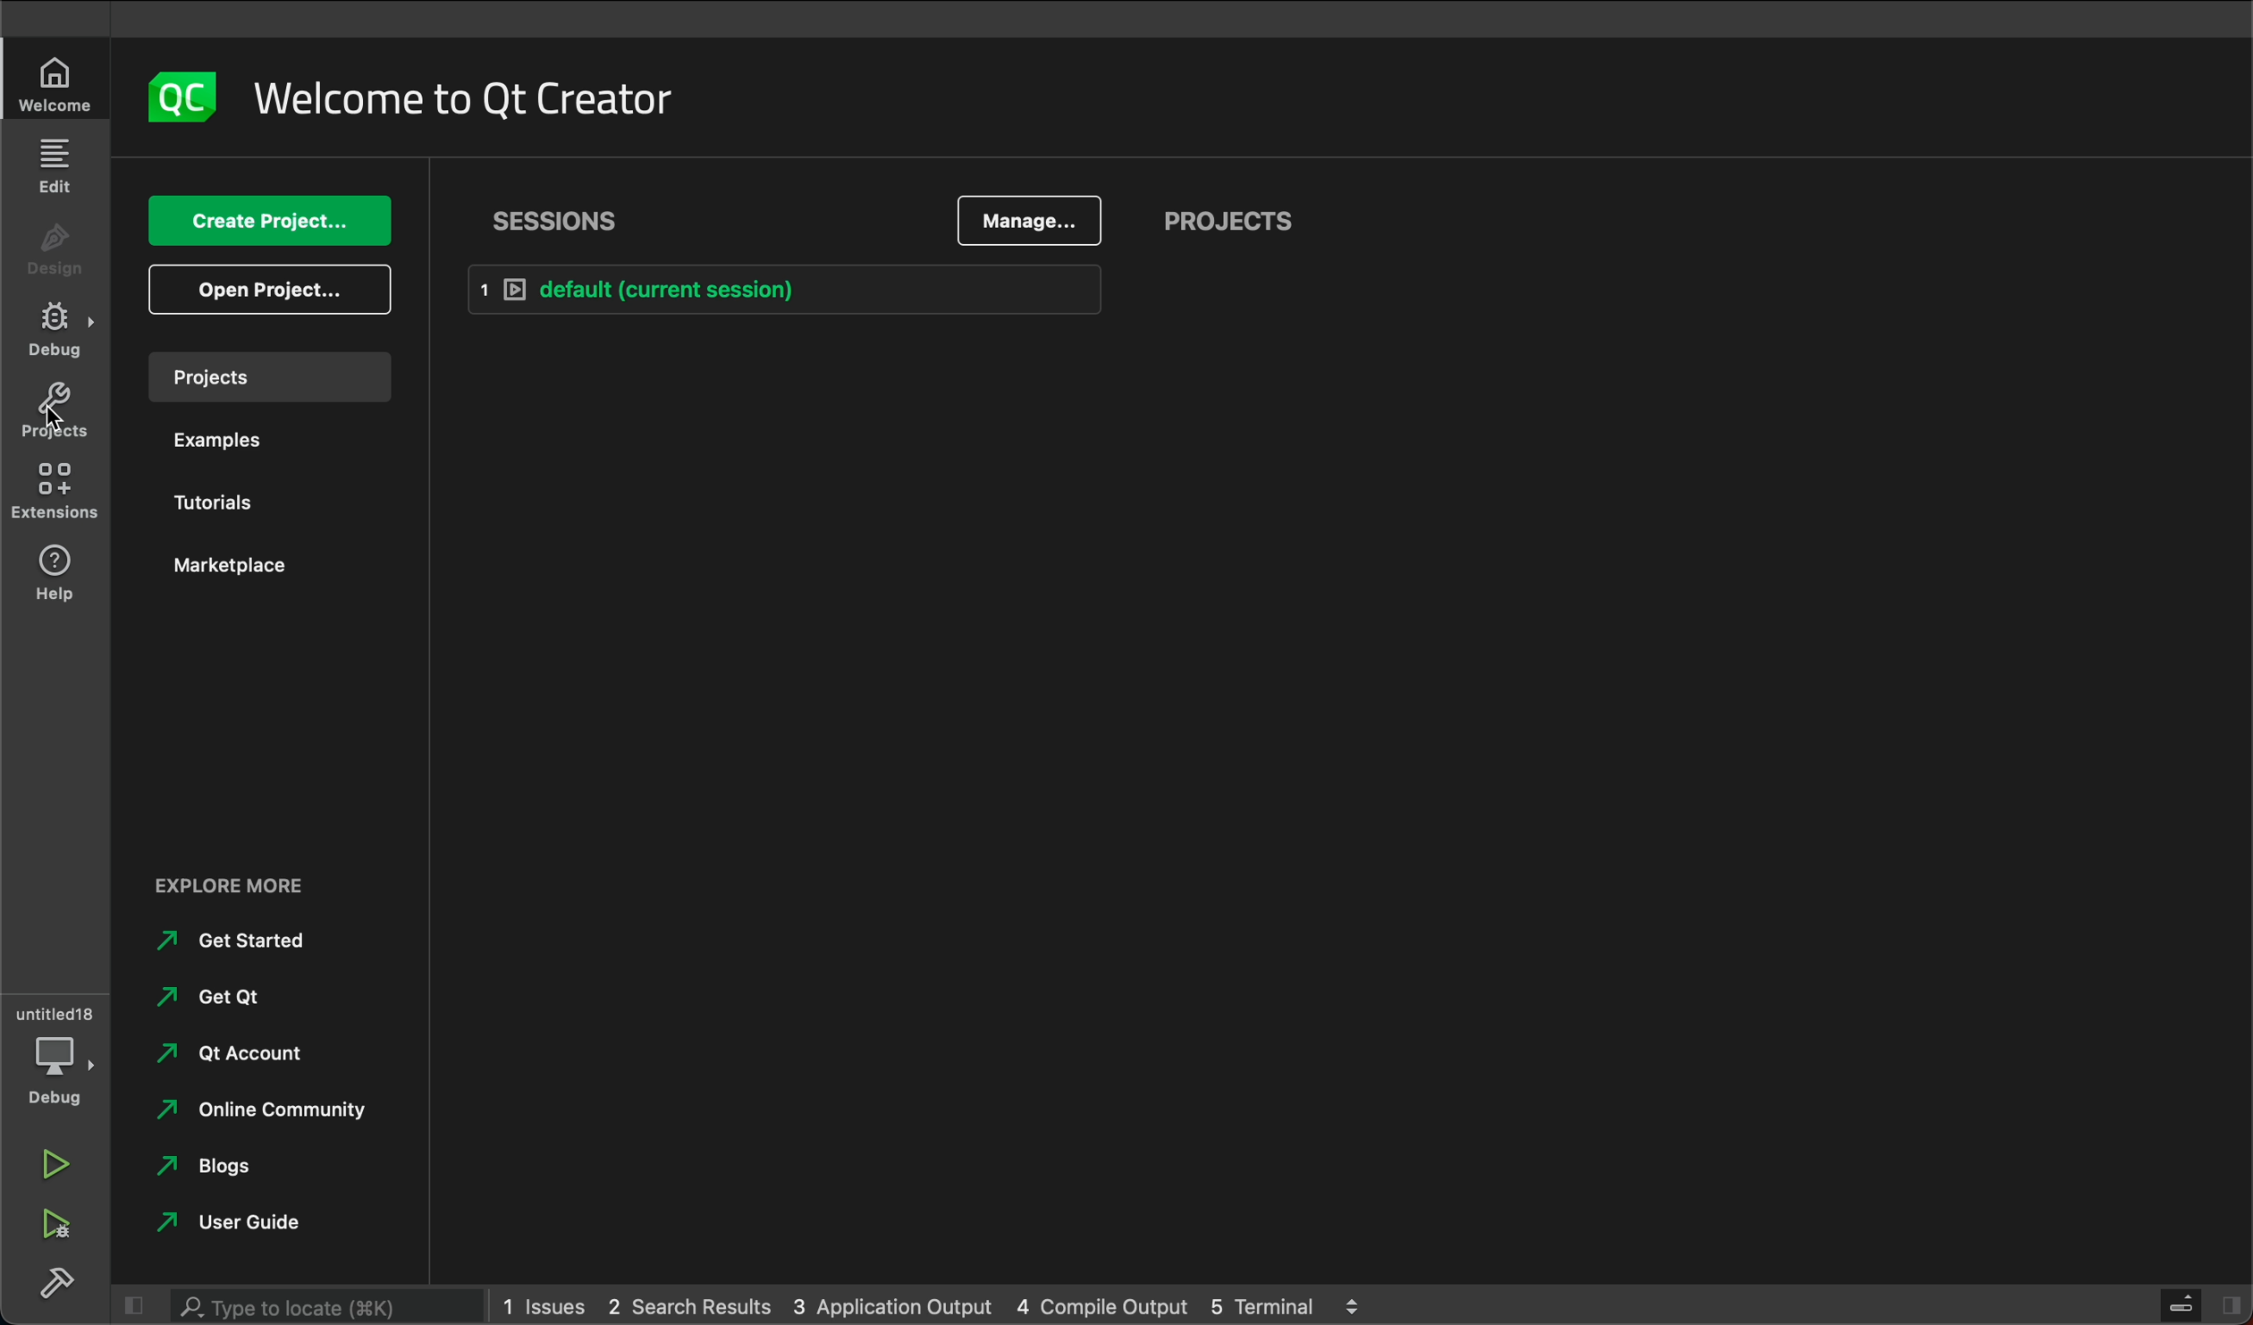 This screenshot has width=2253, height=1325. Describe the element at coordinates (54, 412) in the screenshot. I see `projects` at that location.